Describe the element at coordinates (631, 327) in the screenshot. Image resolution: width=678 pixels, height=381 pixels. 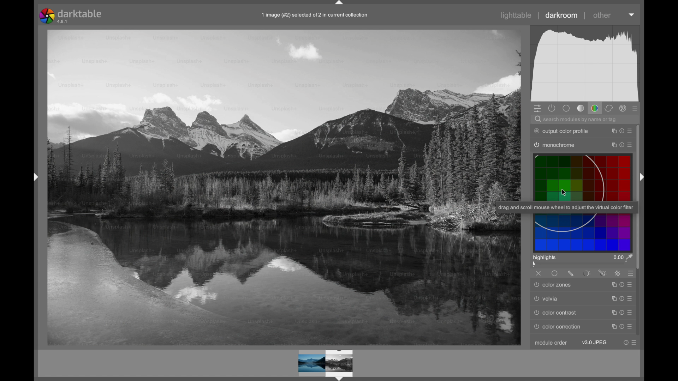
I see `presets` at that location.